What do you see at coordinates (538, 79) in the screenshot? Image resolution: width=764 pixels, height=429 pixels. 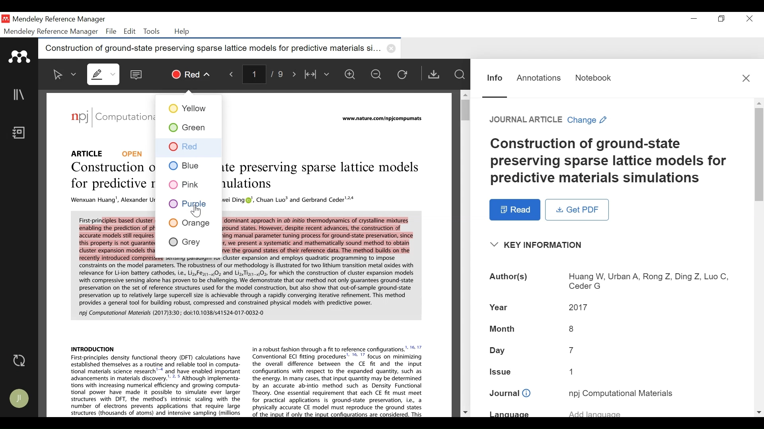 I see `Annotations` at bounding box center [538, 79].